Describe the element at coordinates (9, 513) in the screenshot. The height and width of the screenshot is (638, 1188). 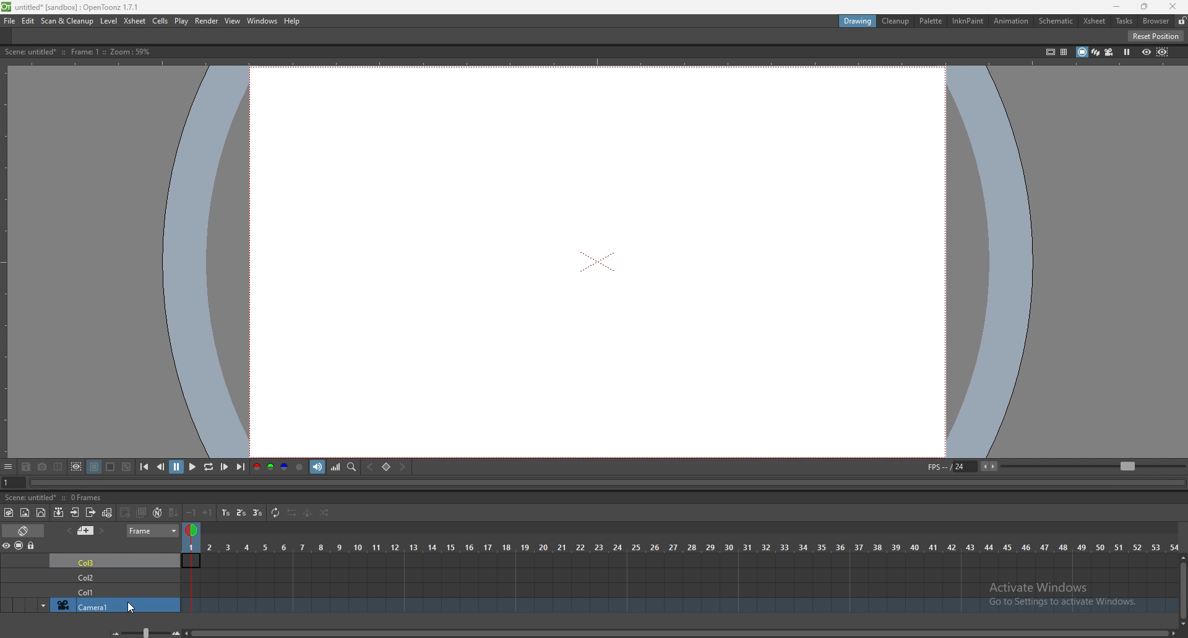
I see `new toon raster level` at that location.